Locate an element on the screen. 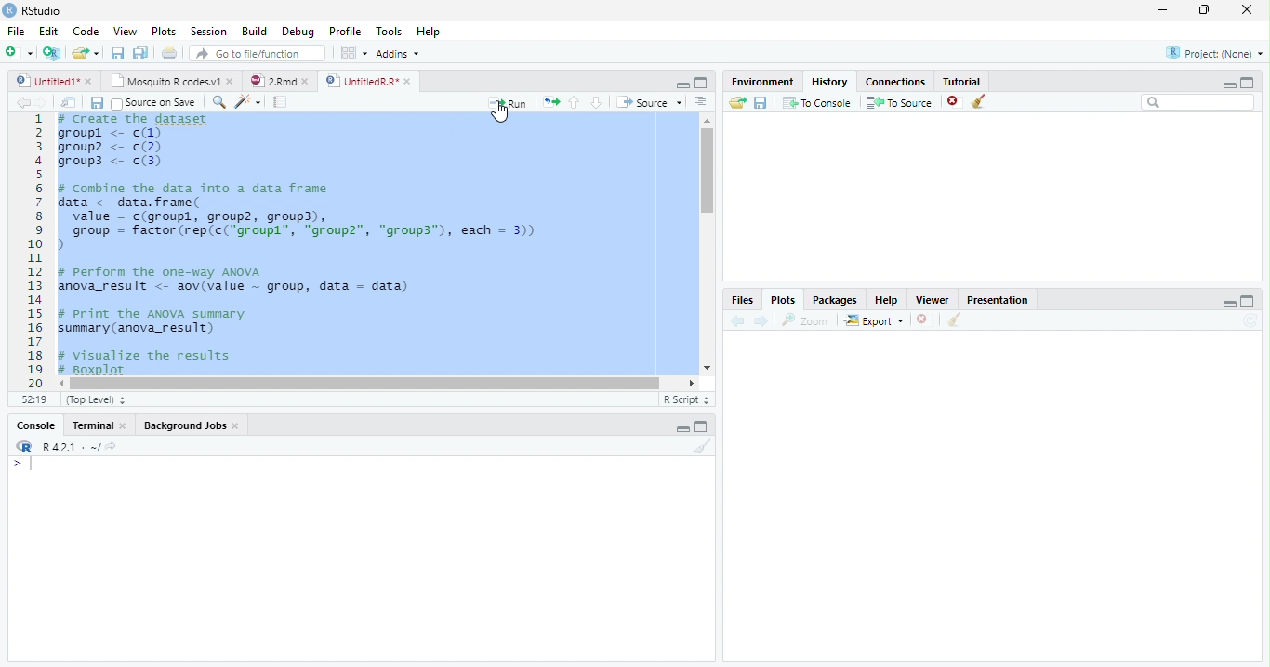 The width and height of the screenshot is (1270, 667). Alignment is located at coordinates (700, 103).